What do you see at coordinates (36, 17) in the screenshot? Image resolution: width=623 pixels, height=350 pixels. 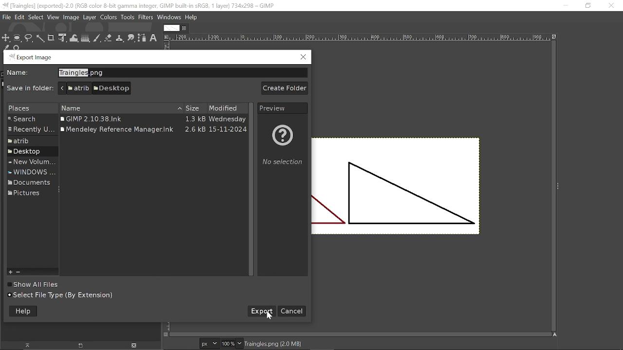 I see `Select` at bounding box center [36, 17].